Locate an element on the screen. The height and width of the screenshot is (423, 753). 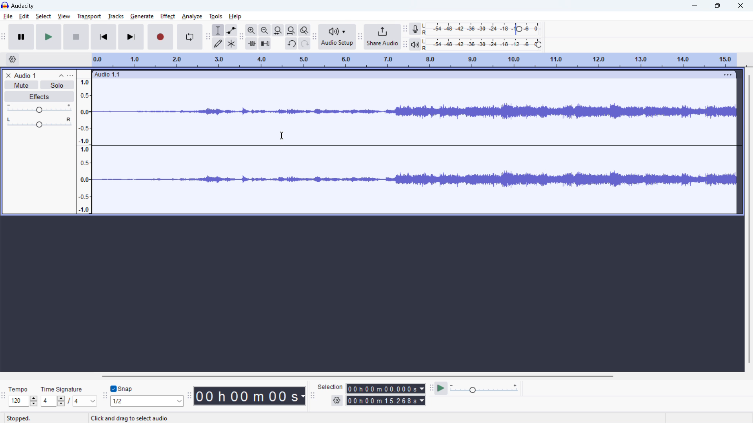
record is located at coordinates (160, 37).